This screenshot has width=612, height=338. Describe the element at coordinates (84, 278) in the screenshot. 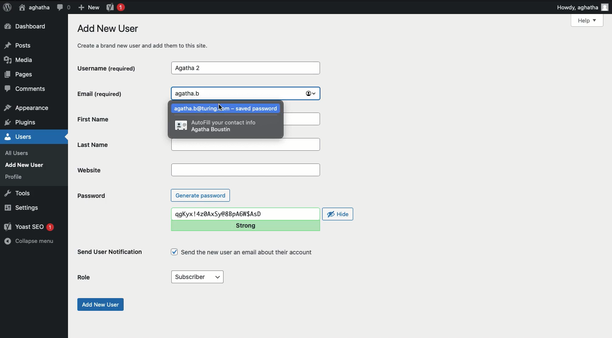

I see `Role` at that location.